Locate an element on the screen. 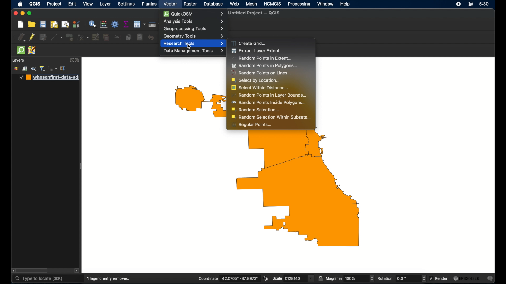 This screenshot has width=506, height=284. save project is located at coordinates (43, 24).